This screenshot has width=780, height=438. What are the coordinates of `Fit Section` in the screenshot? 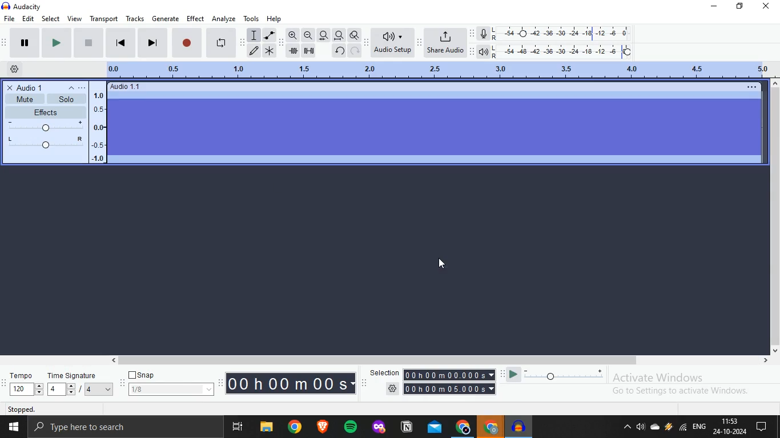 It's located at (324, 35).